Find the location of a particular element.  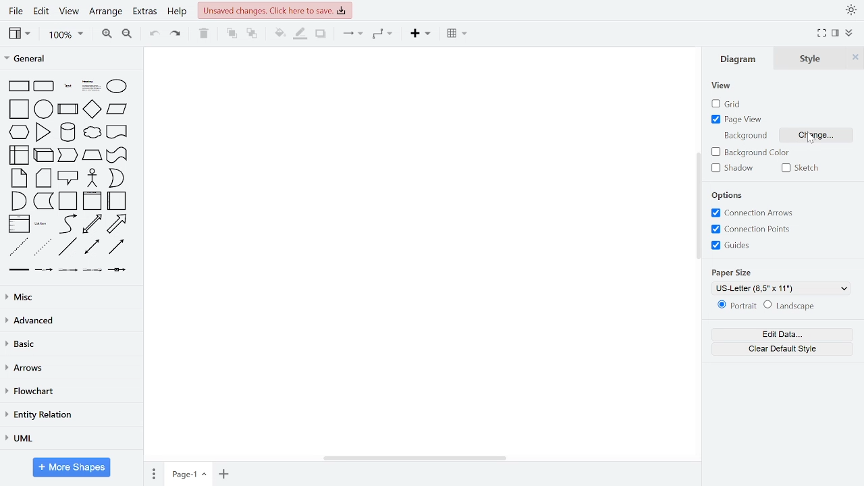

UML is located at coordinates (68, 438).